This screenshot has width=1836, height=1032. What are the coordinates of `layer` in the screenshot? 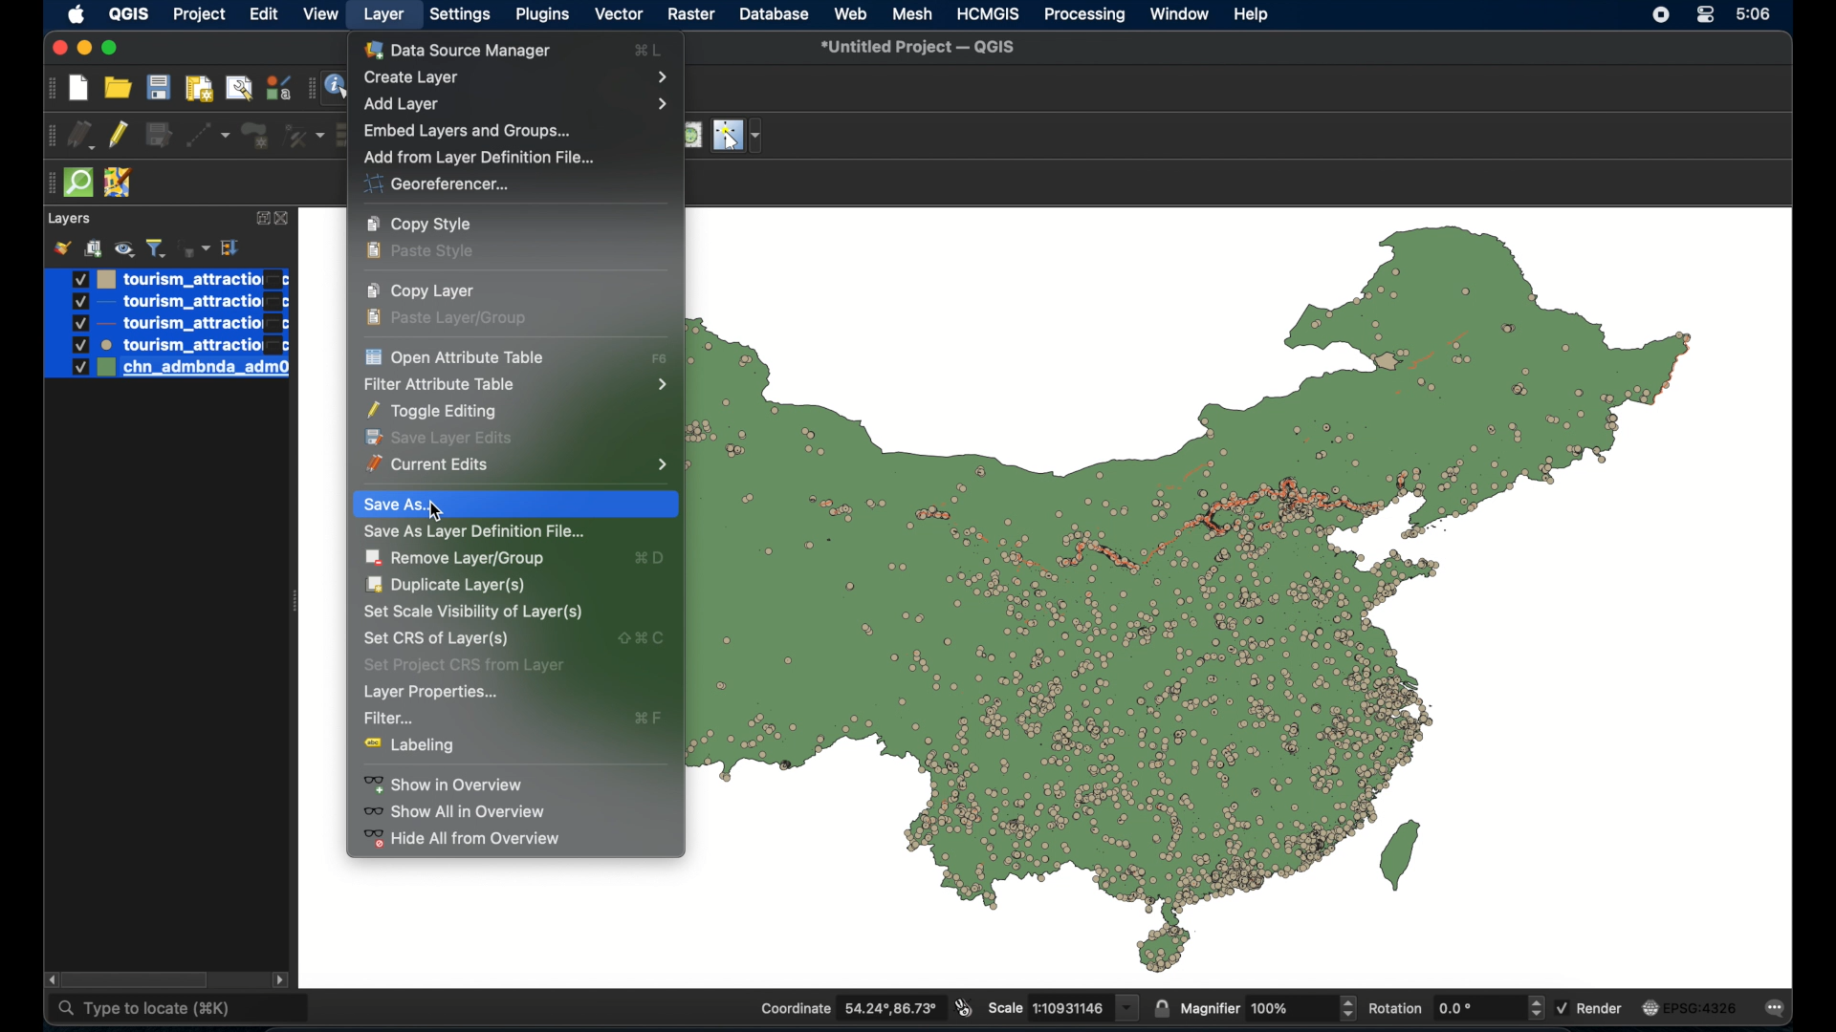 It's located at (387, 14).